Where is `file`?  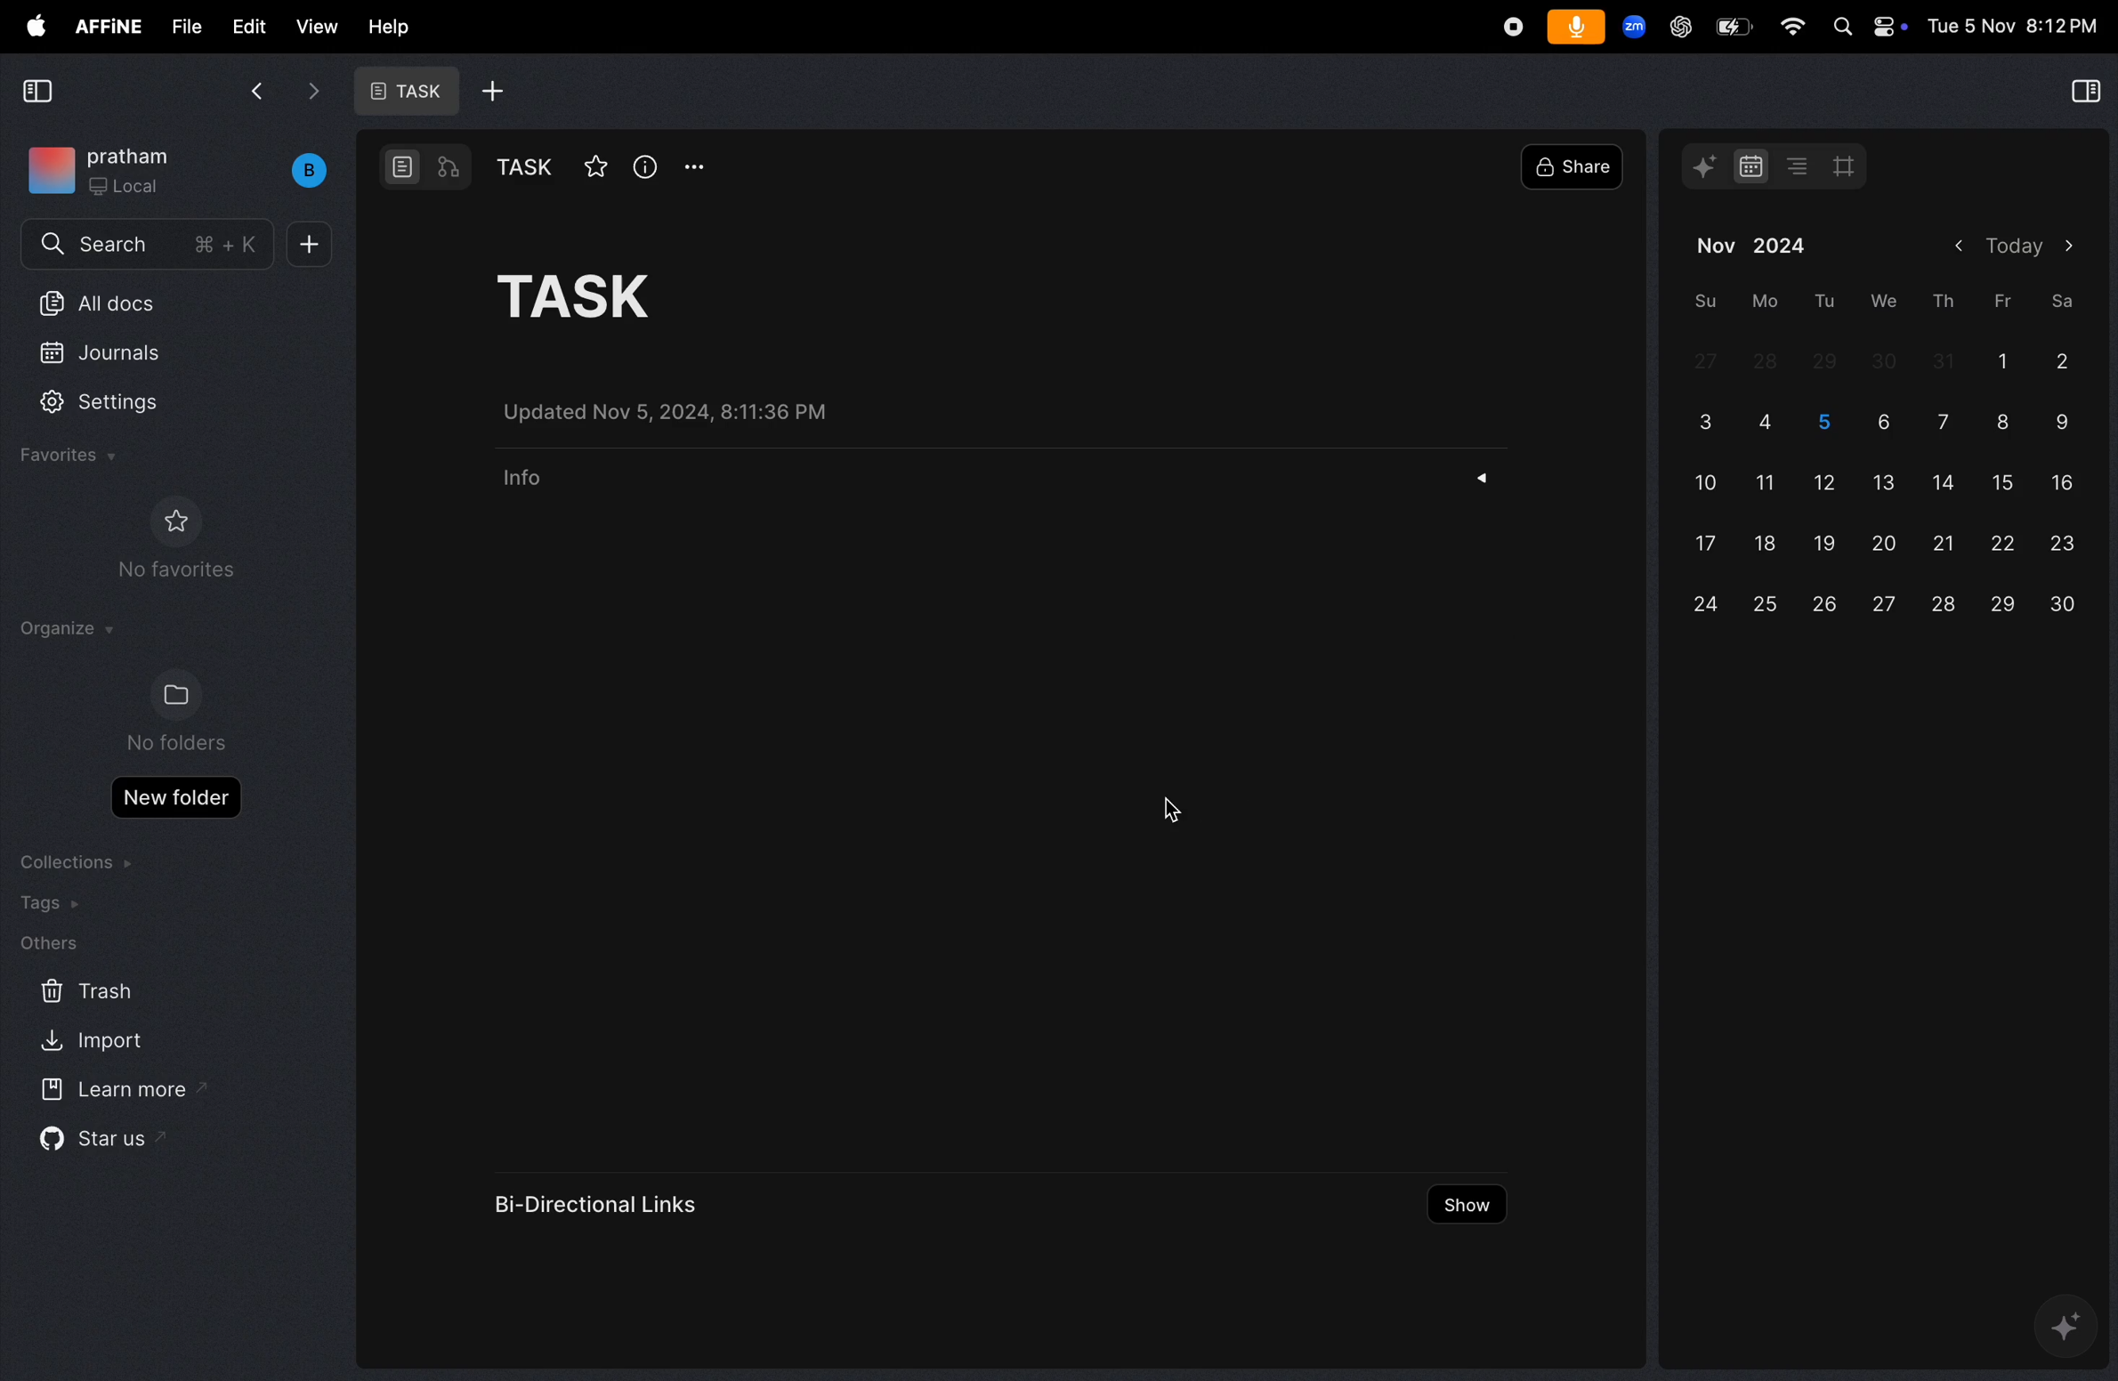 file is located at coordinates (179, 25).